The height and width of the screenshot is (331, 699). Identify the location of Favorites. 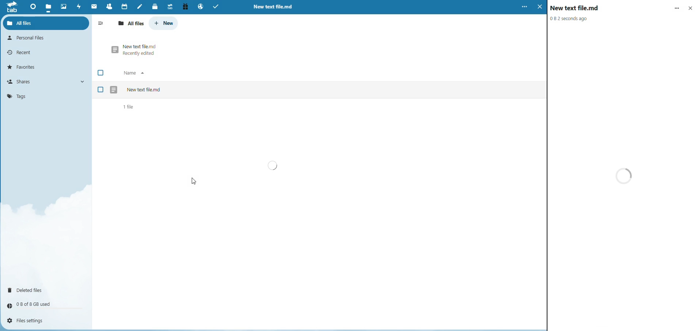
(24, 66).